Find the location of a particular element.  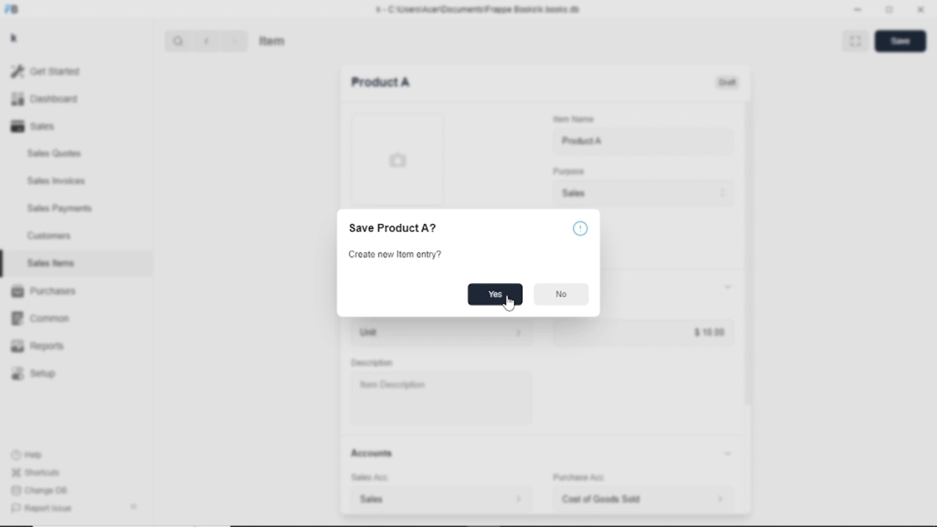

Accounts is located at coordinates (544, 453).